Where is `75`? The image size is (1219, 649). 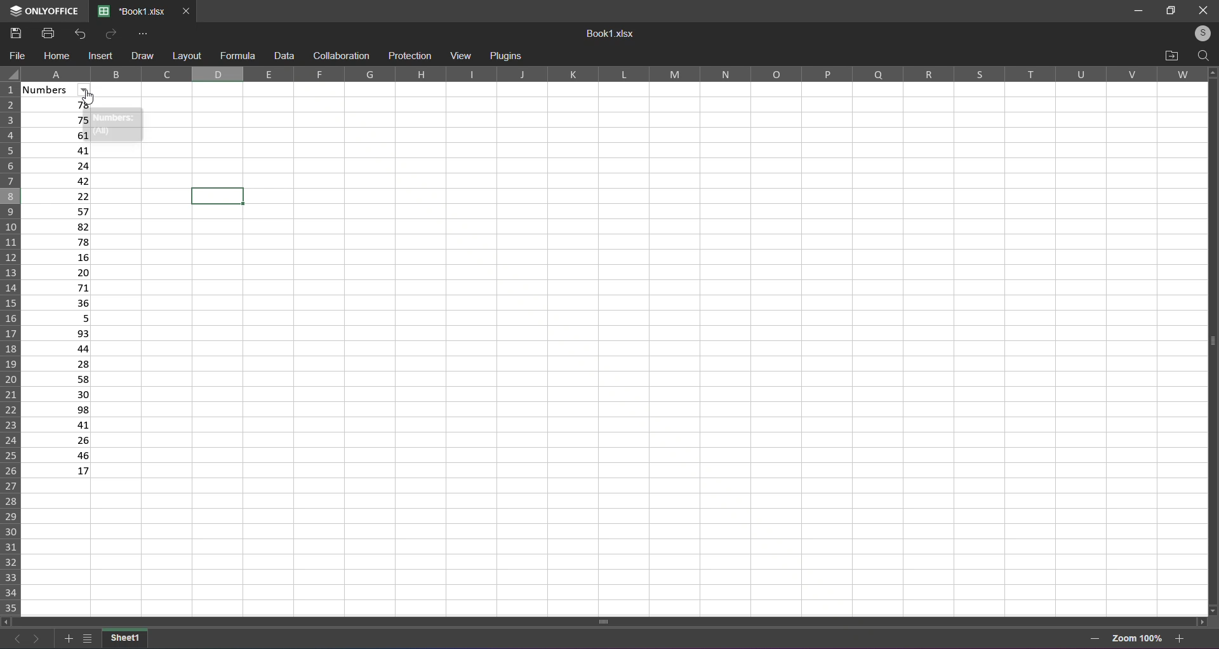
75 is located at coordinates (56, 121).